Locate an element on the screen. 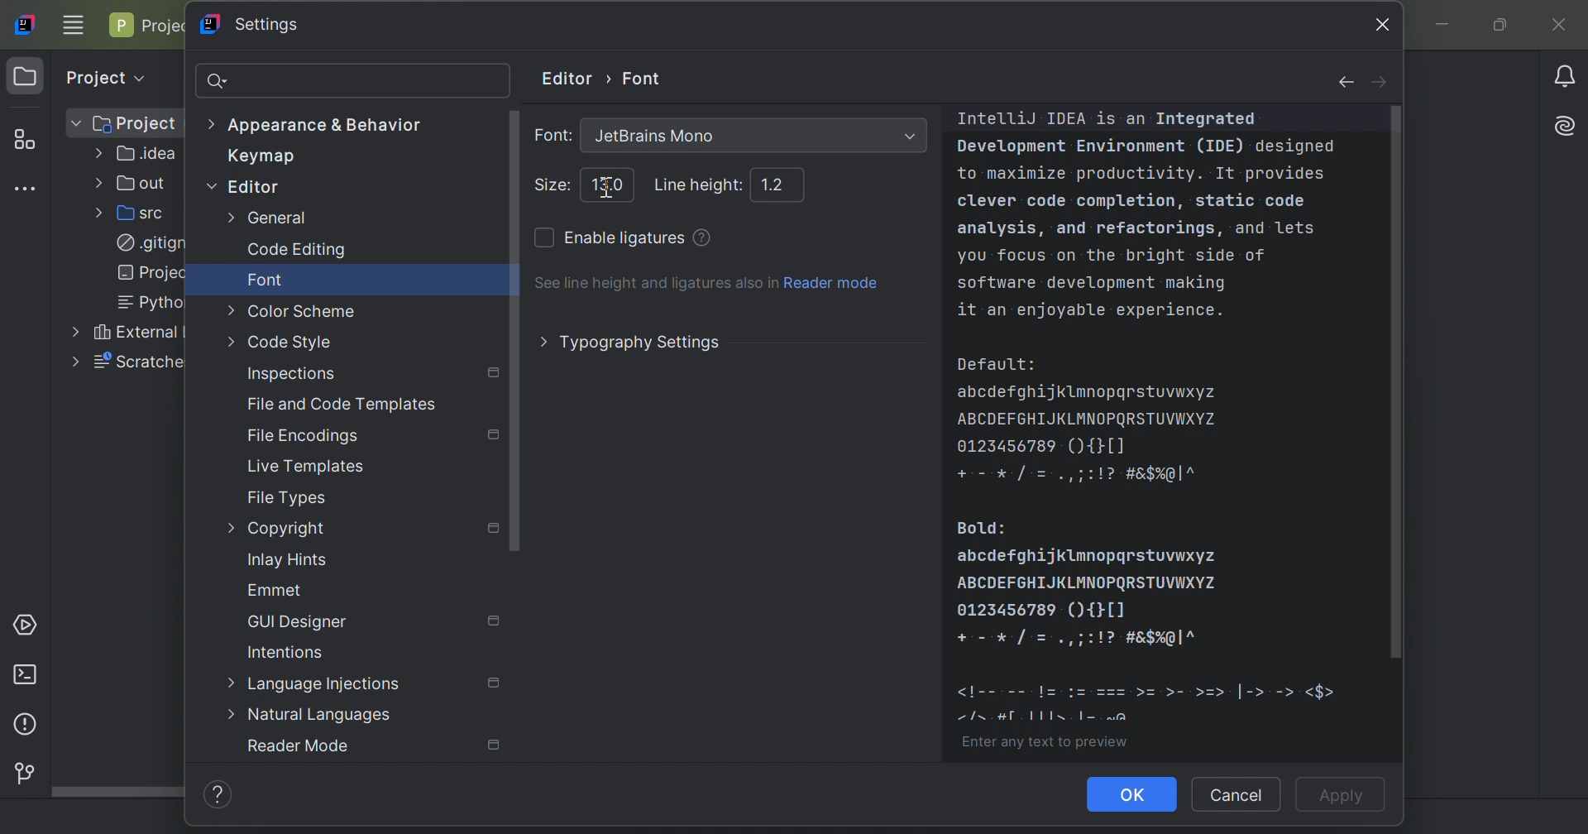  Default: is located at coordinates (997, 365).